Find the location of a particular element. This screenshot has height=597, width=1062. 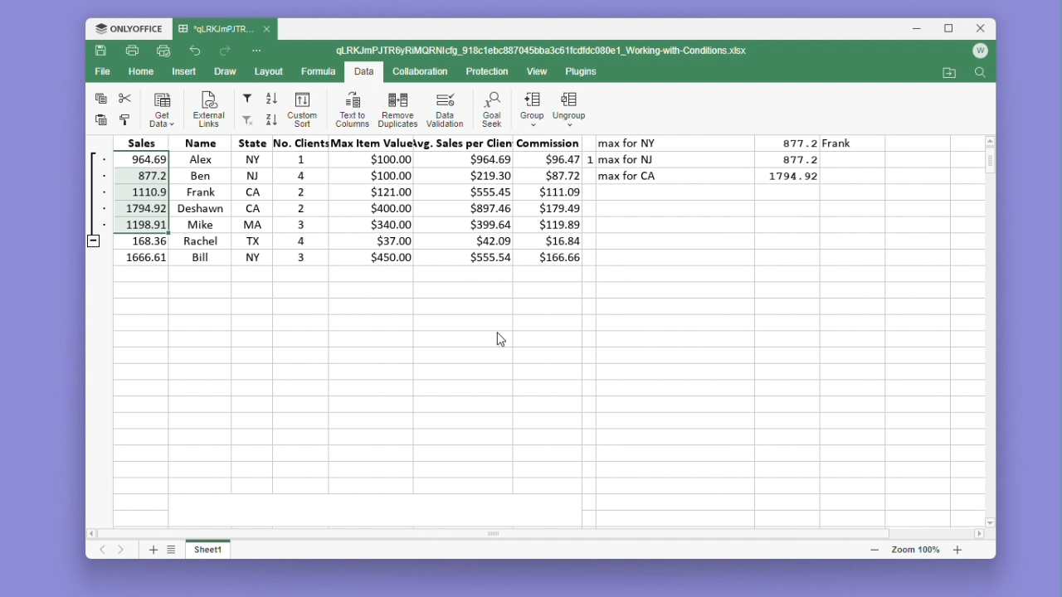

 is located at coordinates (537, 71).